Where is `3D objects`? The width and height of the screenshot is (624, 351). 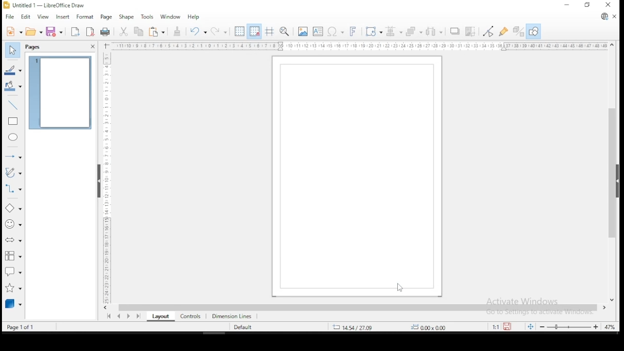
3D objects is located at coordinates (13, 304).